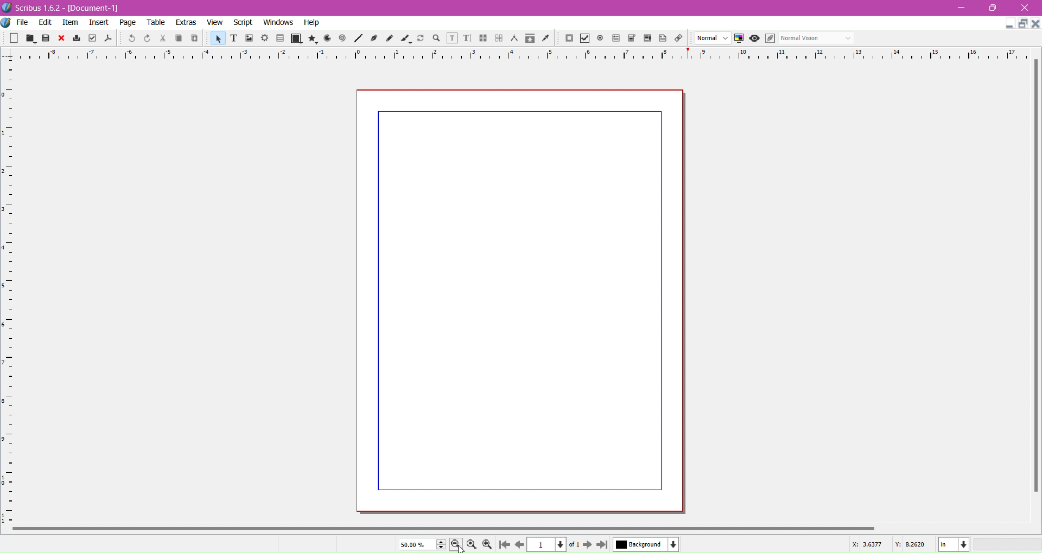 The width and height of the screenshot is (1042, 553). I want to click on Edit, so click(44, 23).